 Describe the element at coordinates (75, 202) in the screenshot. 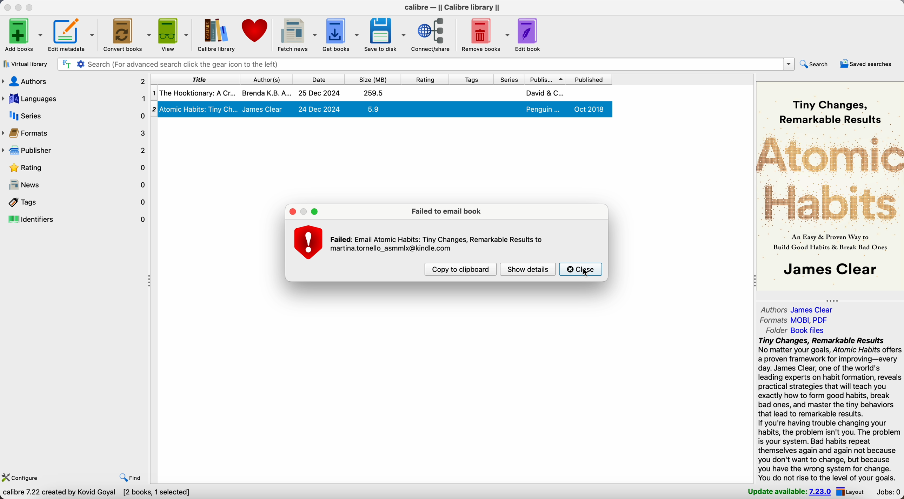

I see `tags` at that location.